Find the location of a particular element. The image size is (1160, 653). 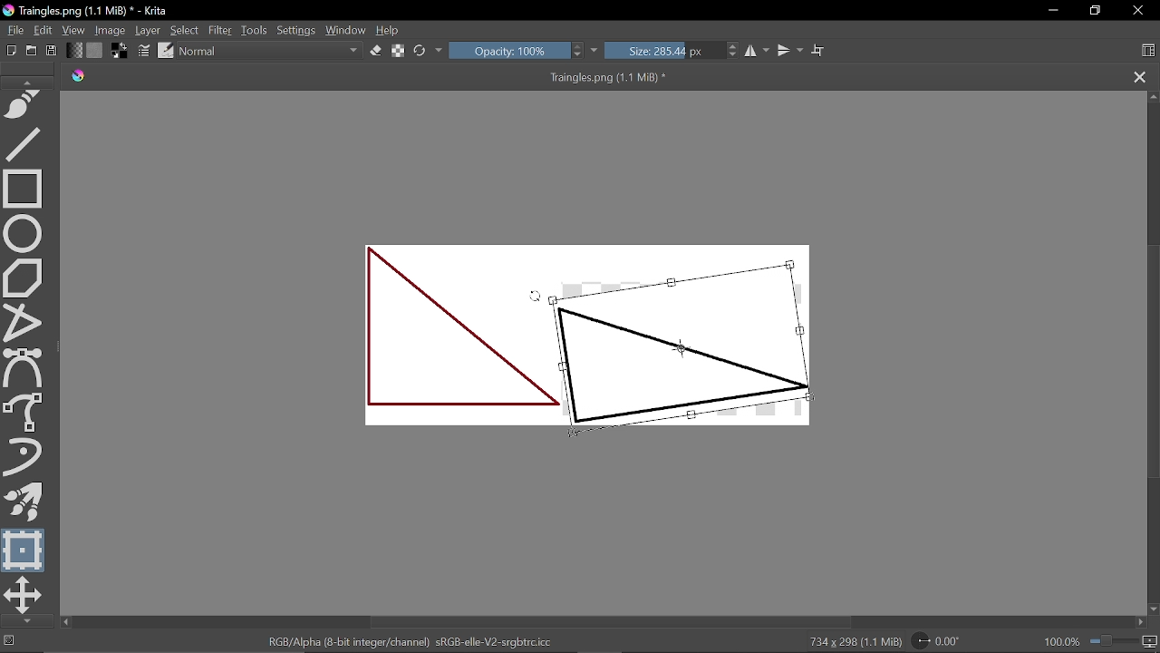

Selected part of the image is located at coordinates (680, 347).